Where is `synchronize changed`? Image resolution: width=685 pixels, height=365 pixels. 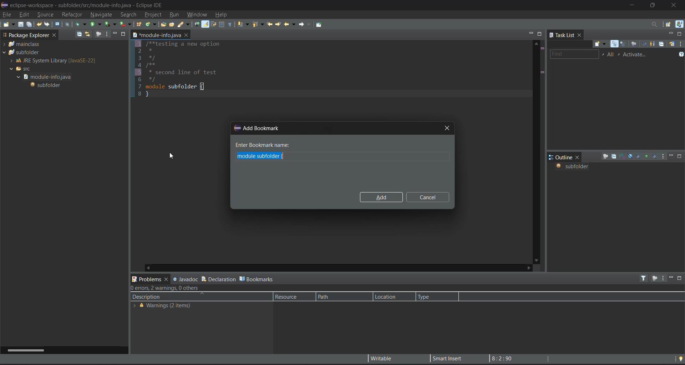
synchronize changed is located at coordinates (671, 43).